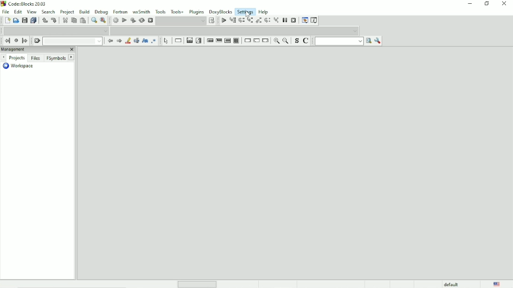  Describe the element at coordinates (155, 41) in the screenshot. I see `Use regex` at that location.